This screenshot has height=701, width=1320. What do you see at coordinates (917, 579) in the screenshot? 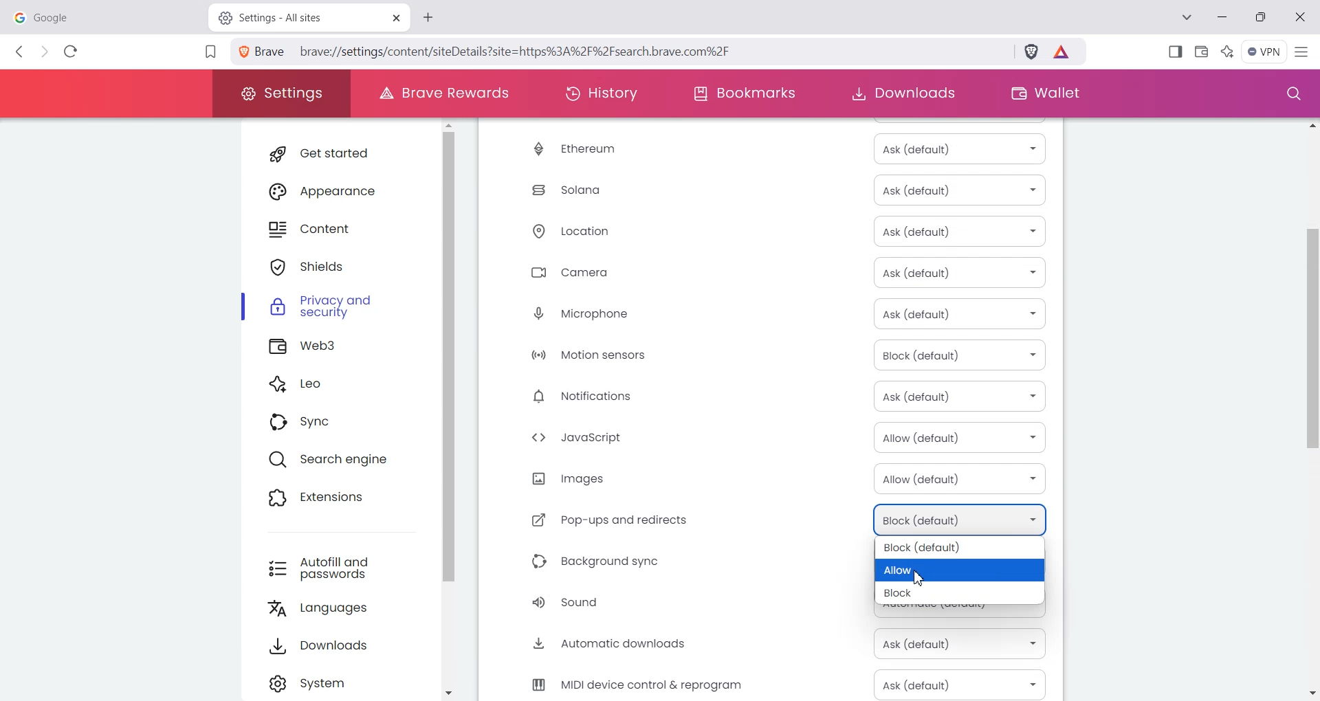
I see `Cursor` at bounding box center [917, 579].